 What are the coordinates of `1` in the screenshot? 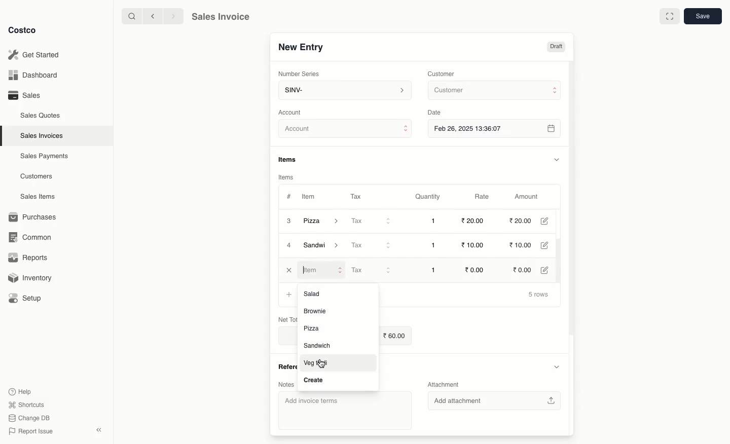 It's located at (435, 269).